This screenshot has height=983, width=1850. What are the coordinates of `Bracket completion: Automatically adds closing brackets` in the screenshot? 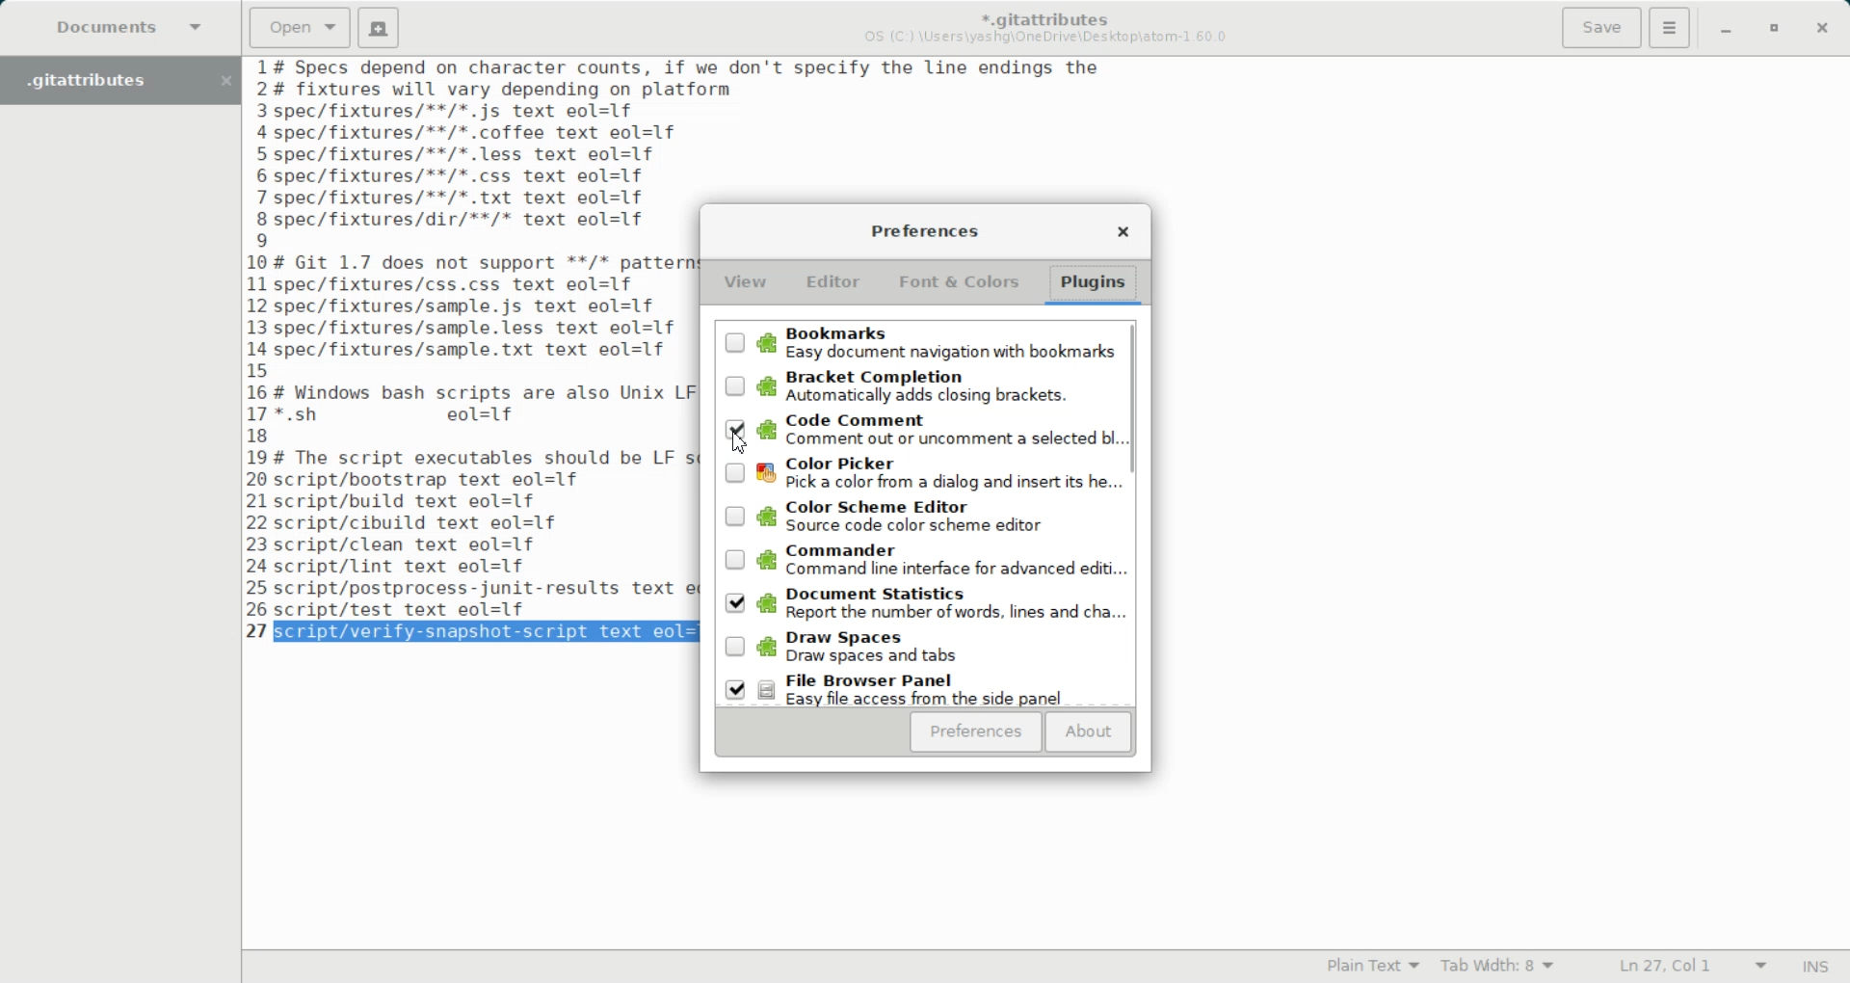 It's located at (917, 386).